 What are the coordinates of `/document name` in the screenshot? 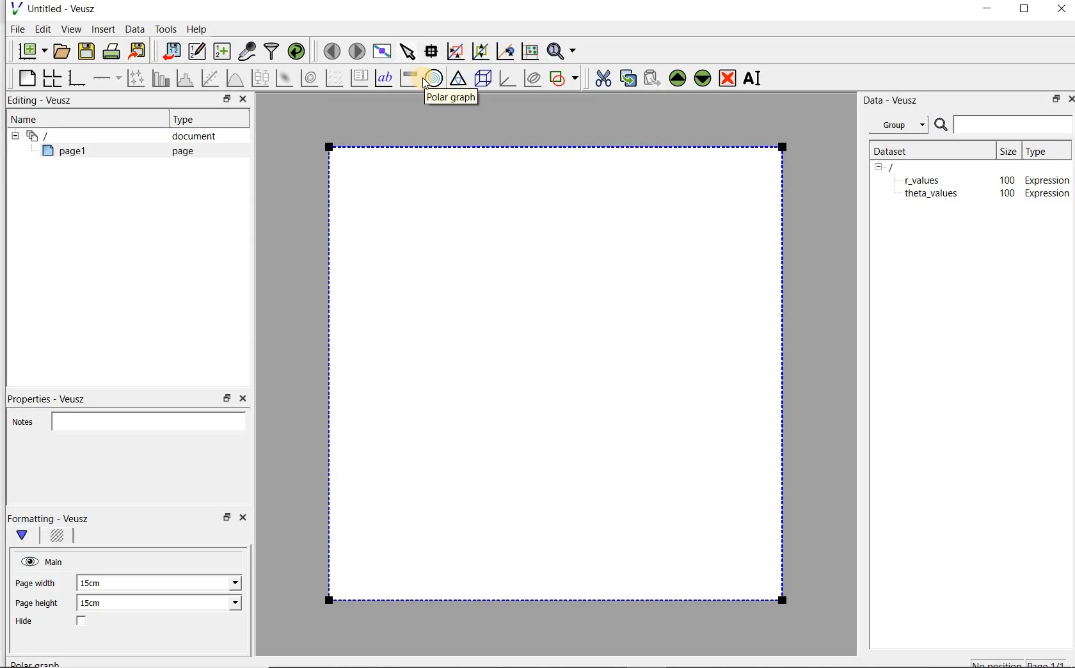 It's located at (902, 166).